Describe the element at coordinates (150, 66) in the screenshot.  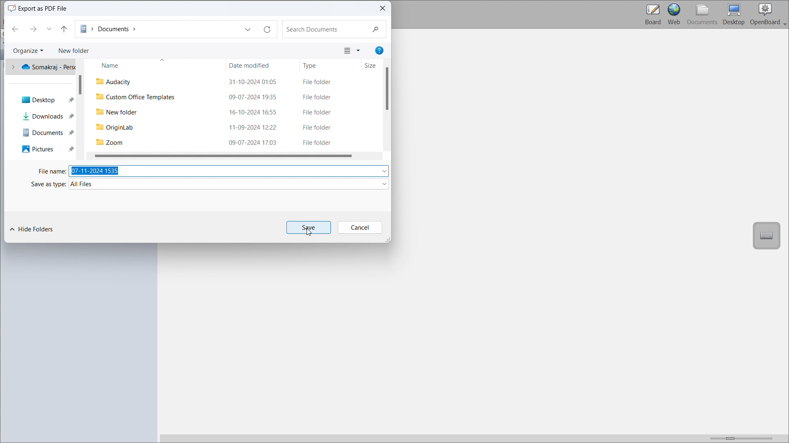
I see `name` at that location.